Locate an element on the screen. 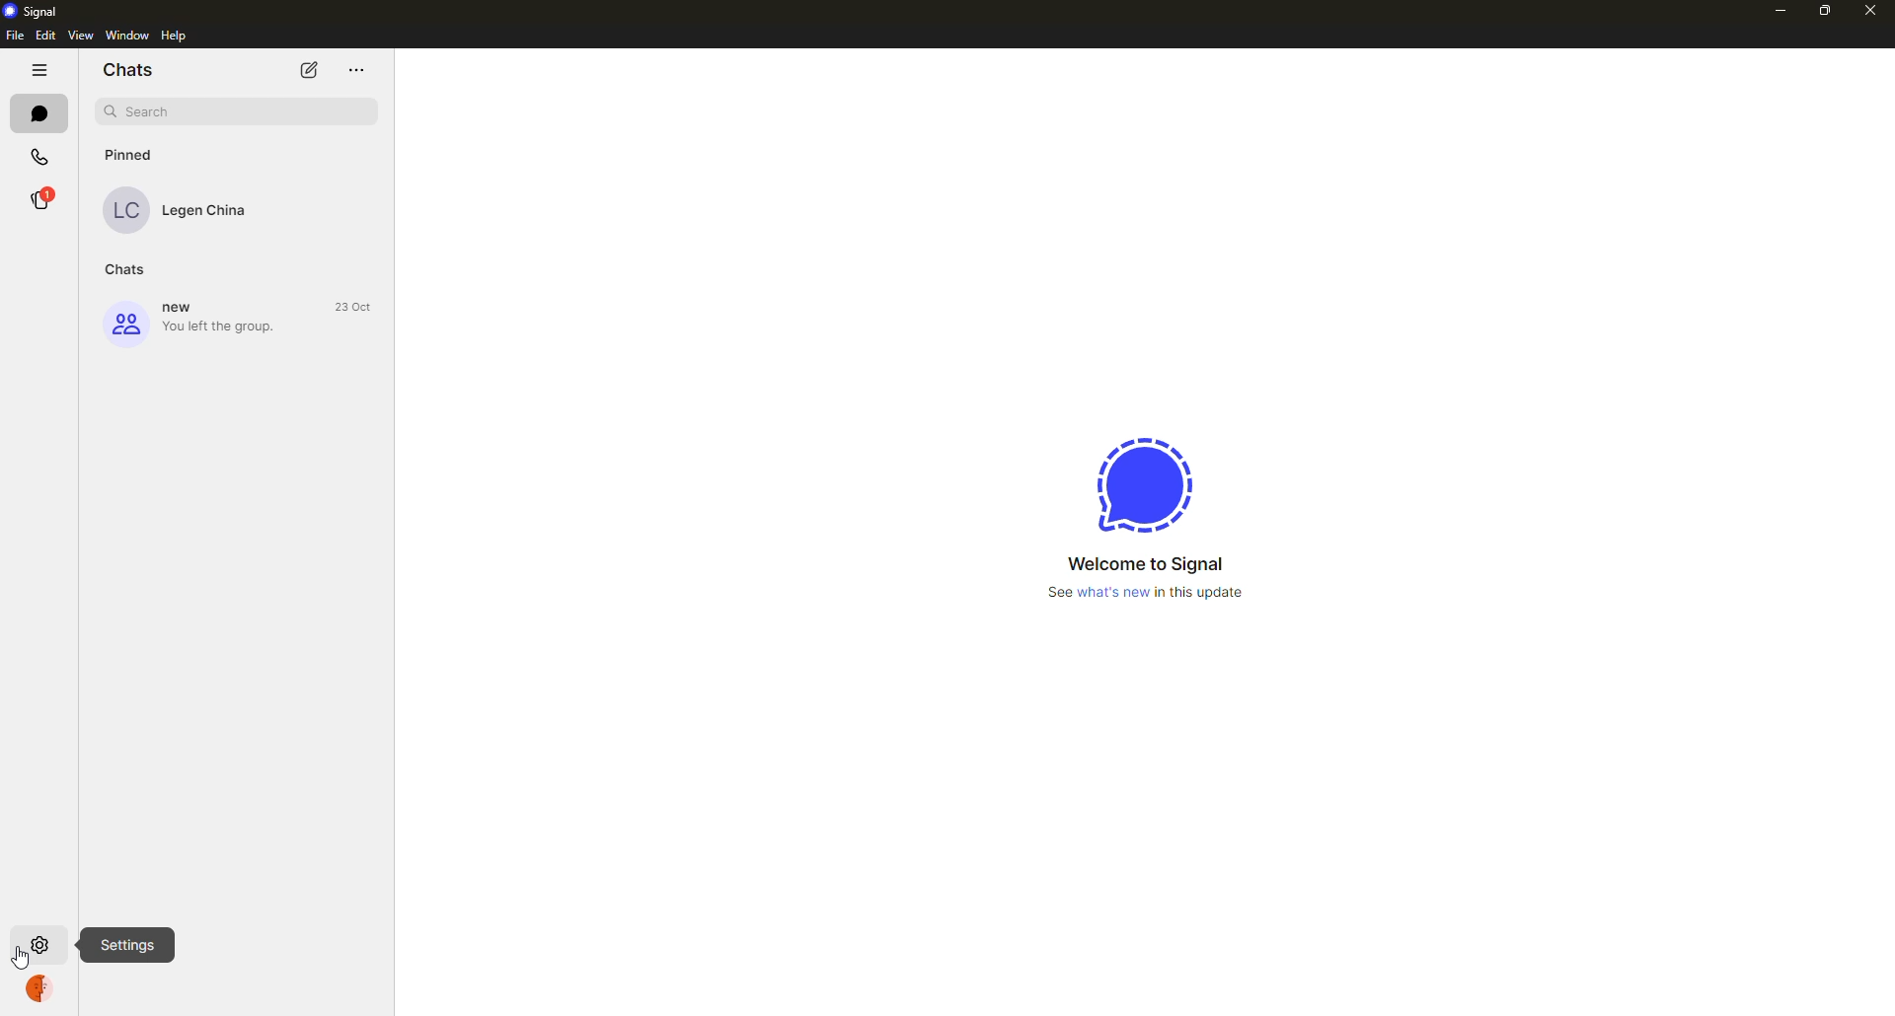  clicking on settings is located at coordinates (39, 945).